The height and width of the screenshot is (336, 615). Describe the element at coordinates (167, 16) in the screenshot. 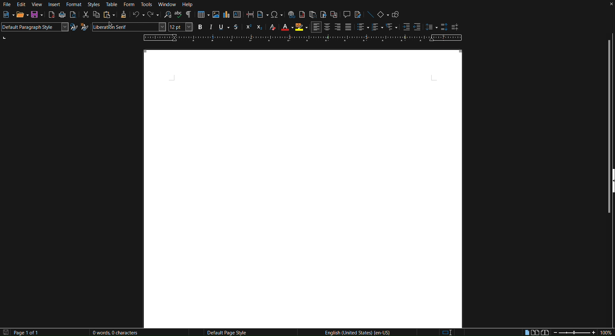

I see `Find and Replace` at that location.